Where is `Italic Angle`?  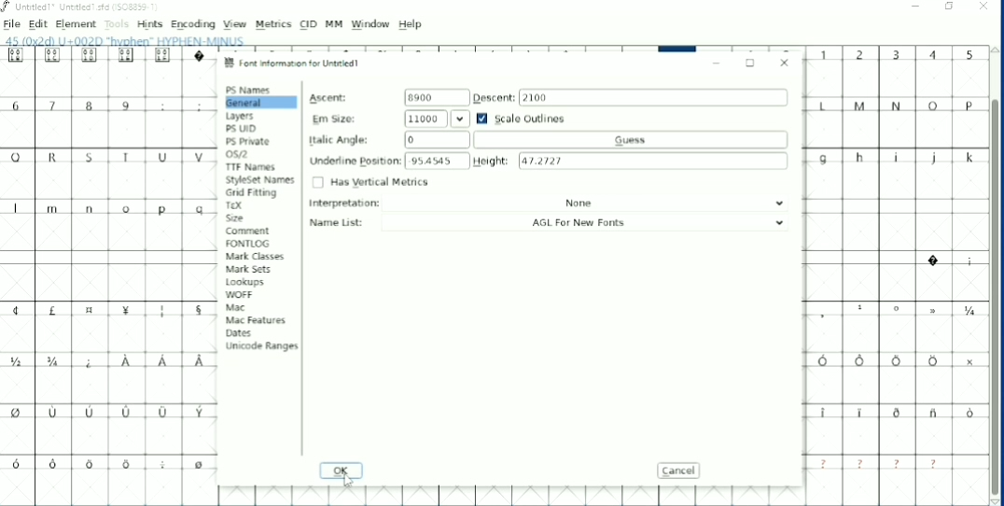
Italic Angle is located at coordinates (540, 139).